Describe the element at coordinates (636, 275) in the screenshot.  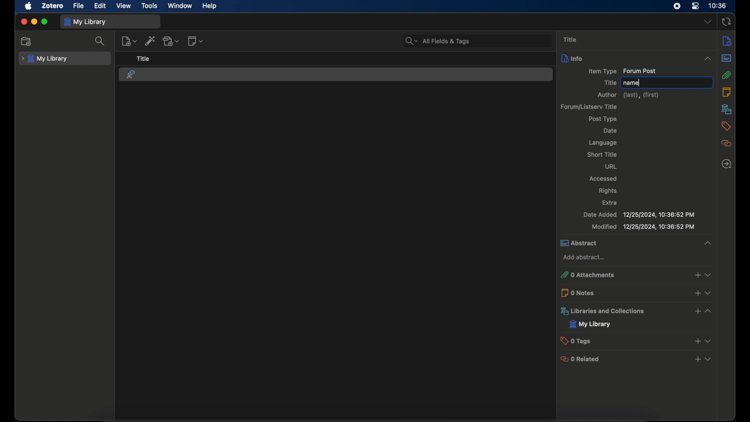
I see `0 attachments` at that location.